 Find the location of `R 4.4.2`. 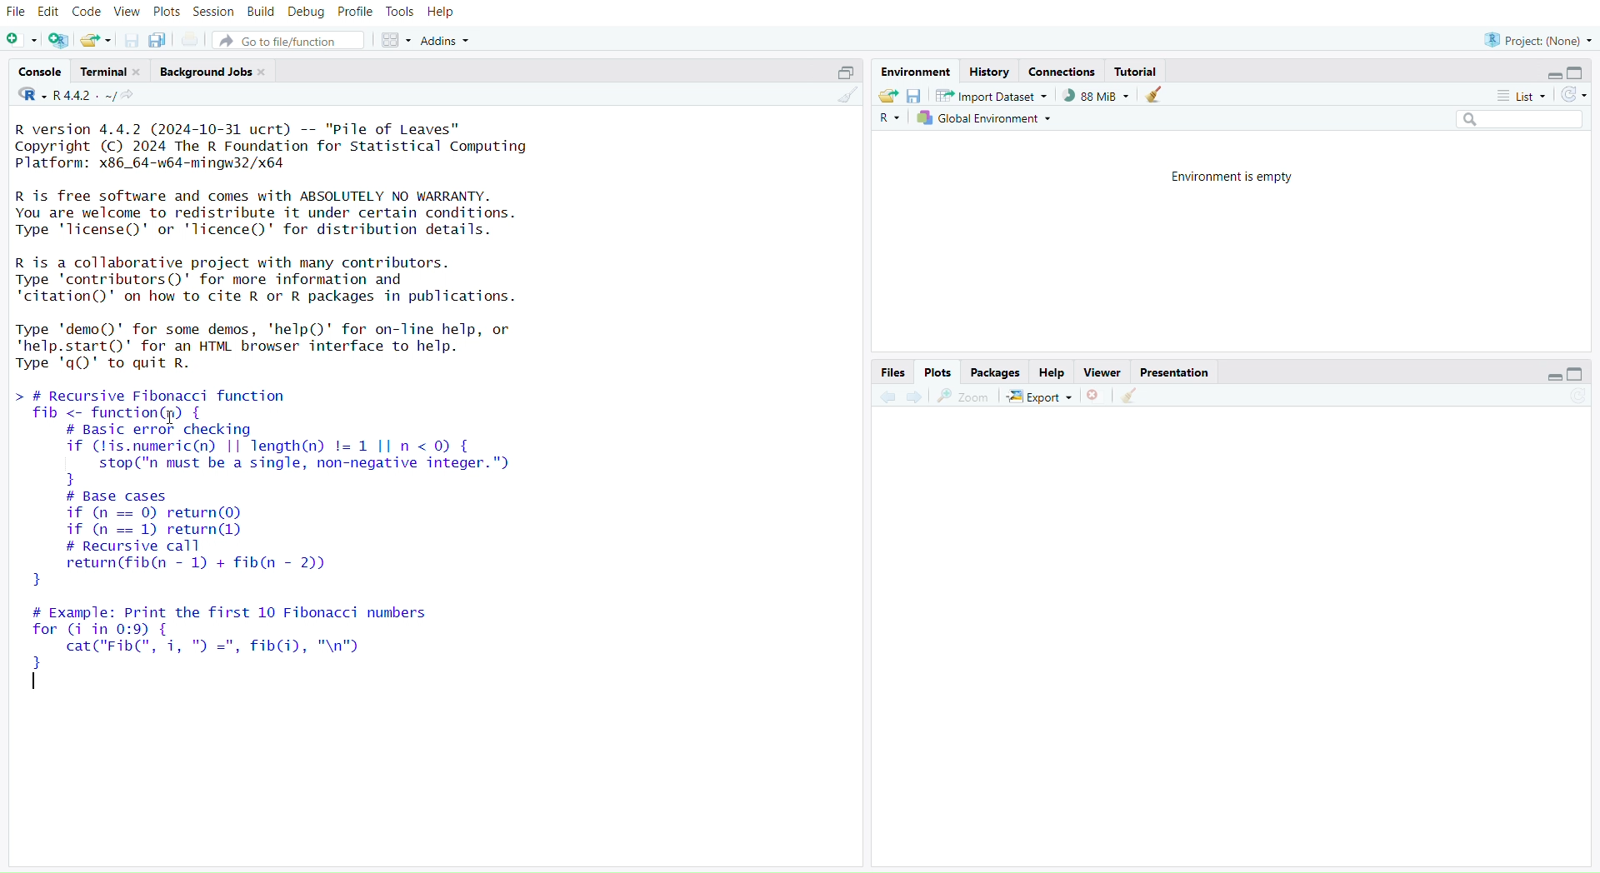

R 4.4.2 is located at coordinates (67, 96).